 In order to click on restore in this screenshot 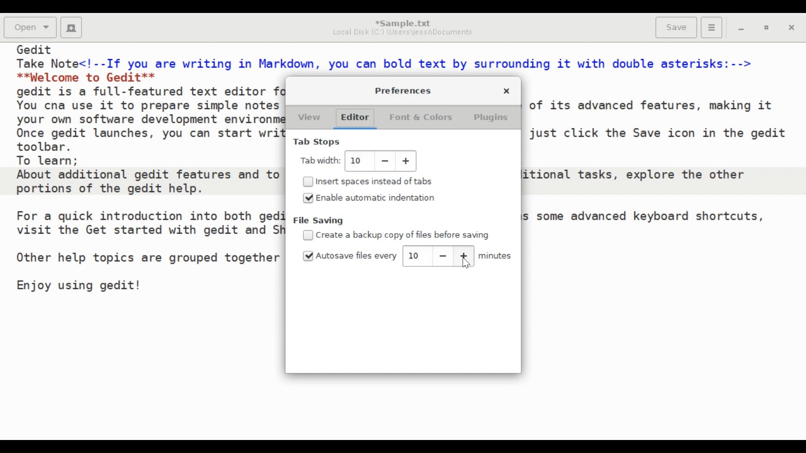, I will do `click(768, 29)`.